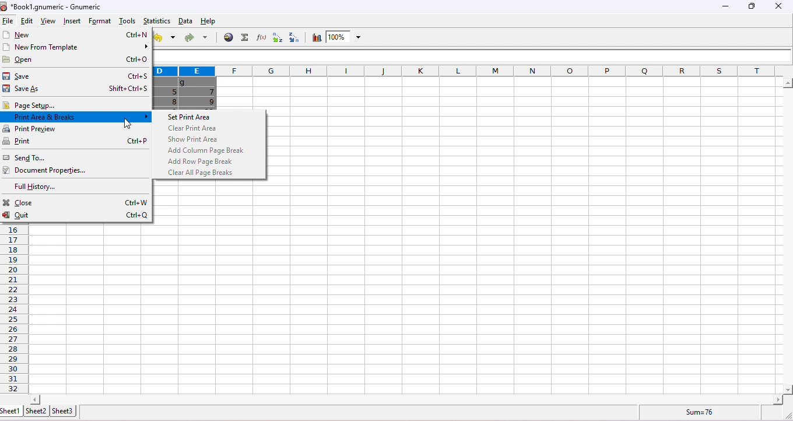  What do you see at coordinates (195, 38) in the screenshot?
I see `redo` at bounding box center [195, 38].